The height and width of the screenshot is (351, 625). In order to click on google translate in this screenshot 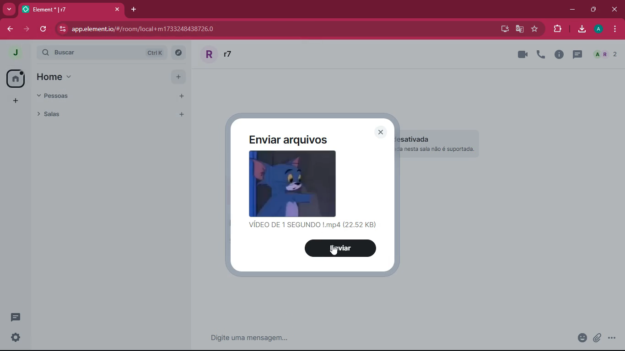, I will do `click(519, 29)`.